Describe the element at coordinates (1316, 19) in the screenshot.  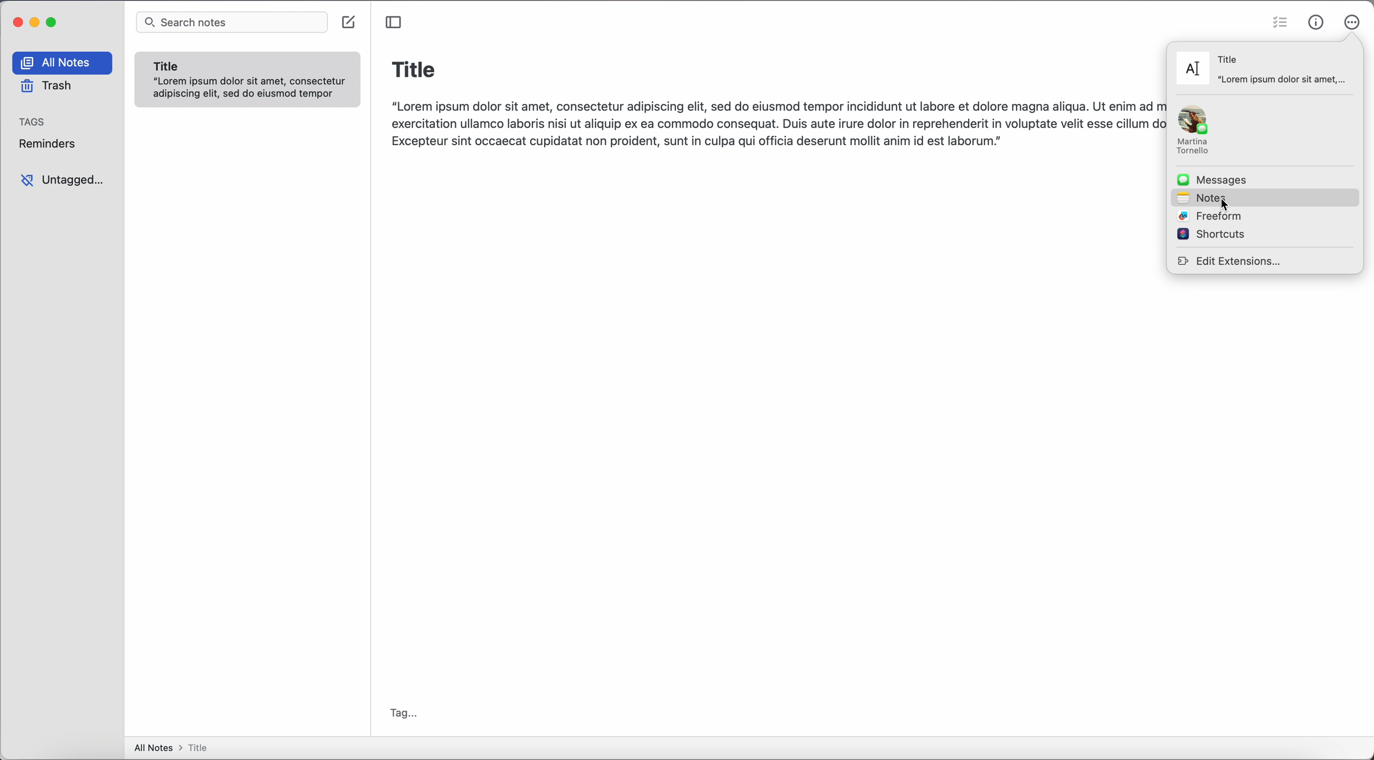
I see `metrics` at that location.